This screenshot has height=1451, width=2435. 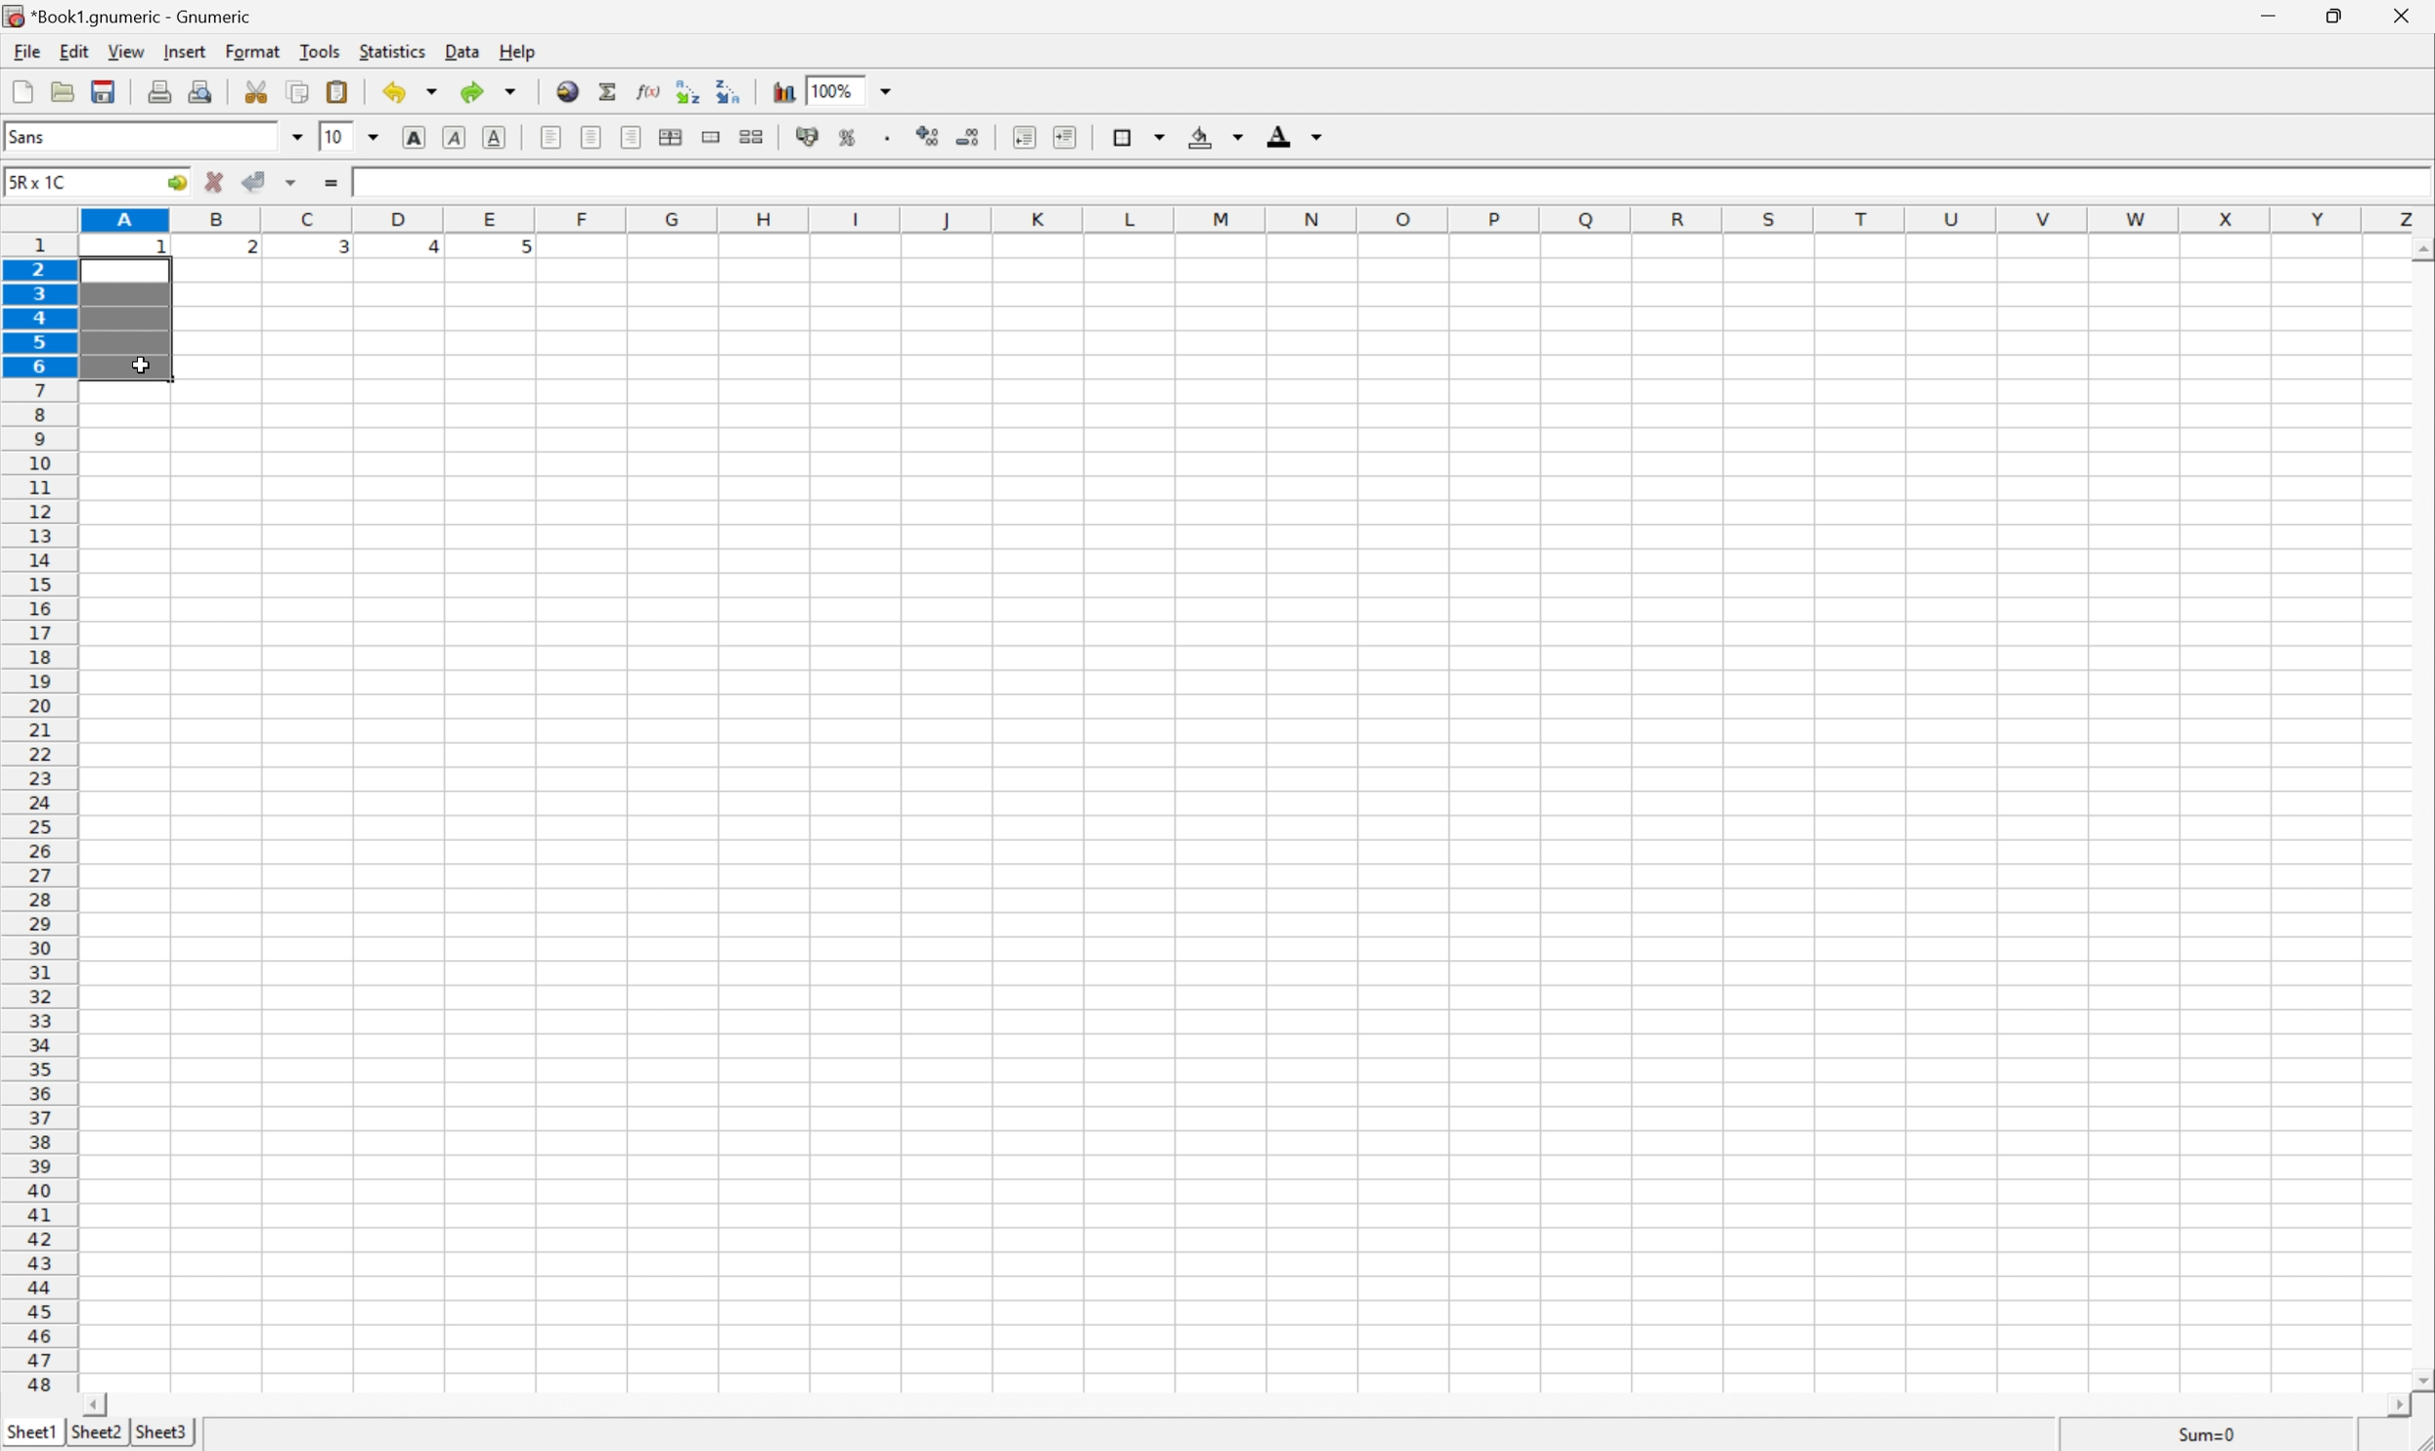 What do you see at coordinates (1217, 136) in the screenshot?
I see `background` at bounding box center [1217, 136].